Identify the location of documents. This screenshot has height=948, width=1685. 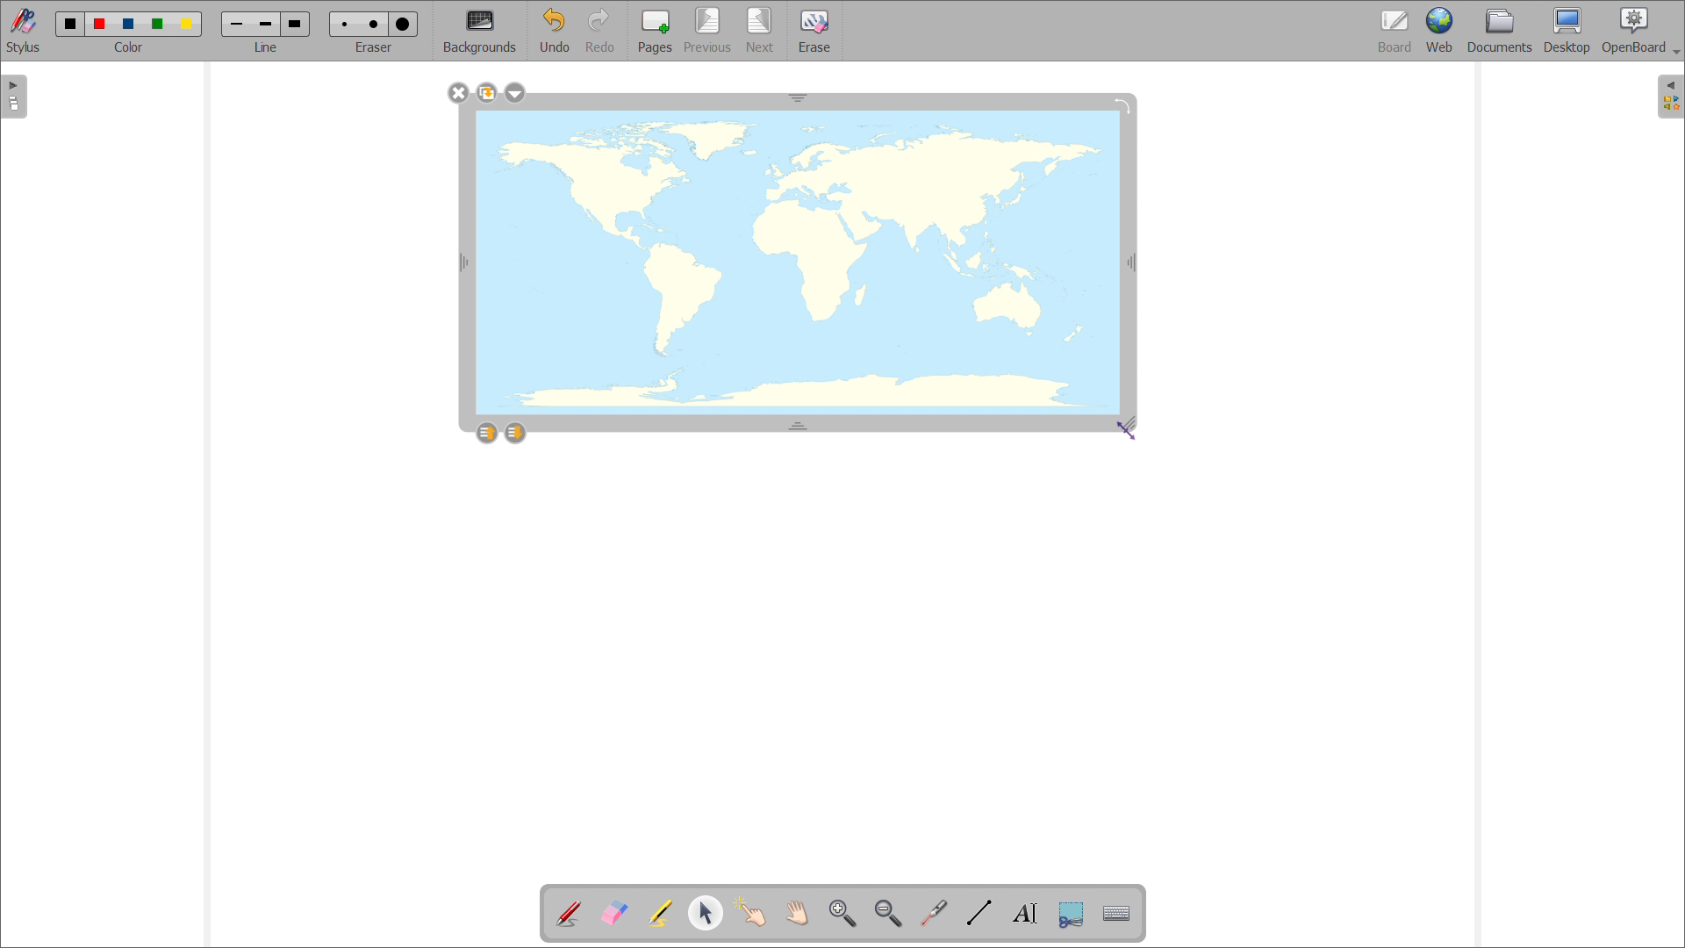
(1502, 32).